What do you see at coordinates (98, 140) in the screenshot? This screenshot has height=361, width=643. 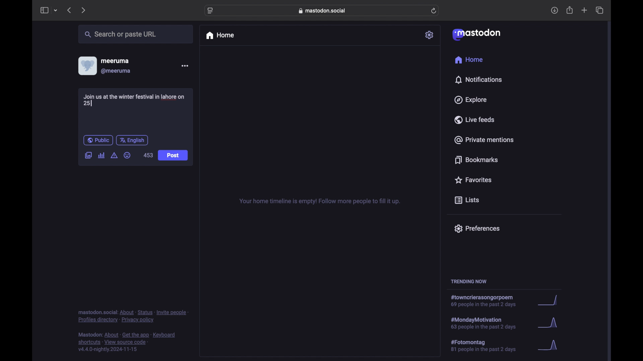 I see `public` at bounding box center [98, 140].